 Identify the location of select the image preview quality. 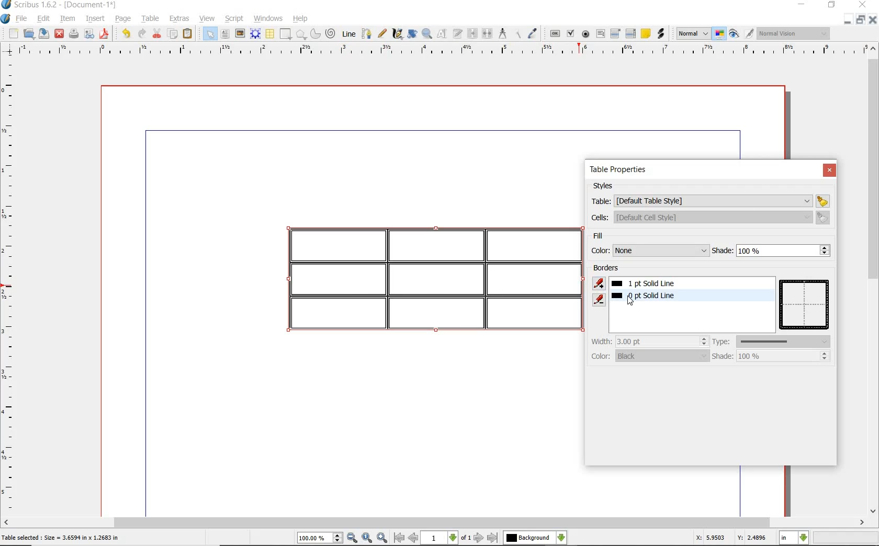
(690, 33).